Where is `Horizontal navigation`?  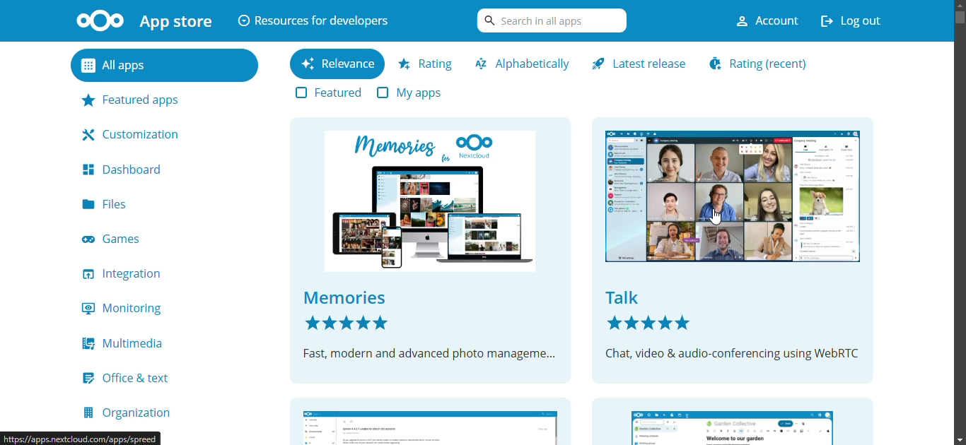
Horizontal navigation is located at coordinates (960, 35).